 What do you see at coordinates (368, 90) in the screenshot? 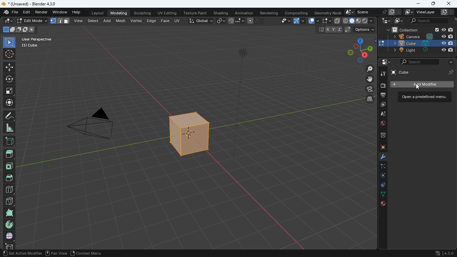
I see `film` at bounding box center [368, 90].